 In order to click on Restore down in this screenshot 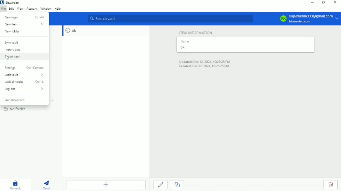, I will do `click(324, 2)`.